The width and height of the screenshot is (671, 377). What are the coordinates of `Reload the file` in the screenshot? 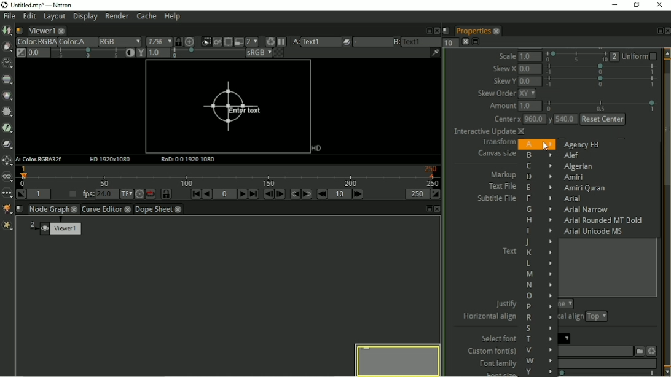 It's located at (651, 350).